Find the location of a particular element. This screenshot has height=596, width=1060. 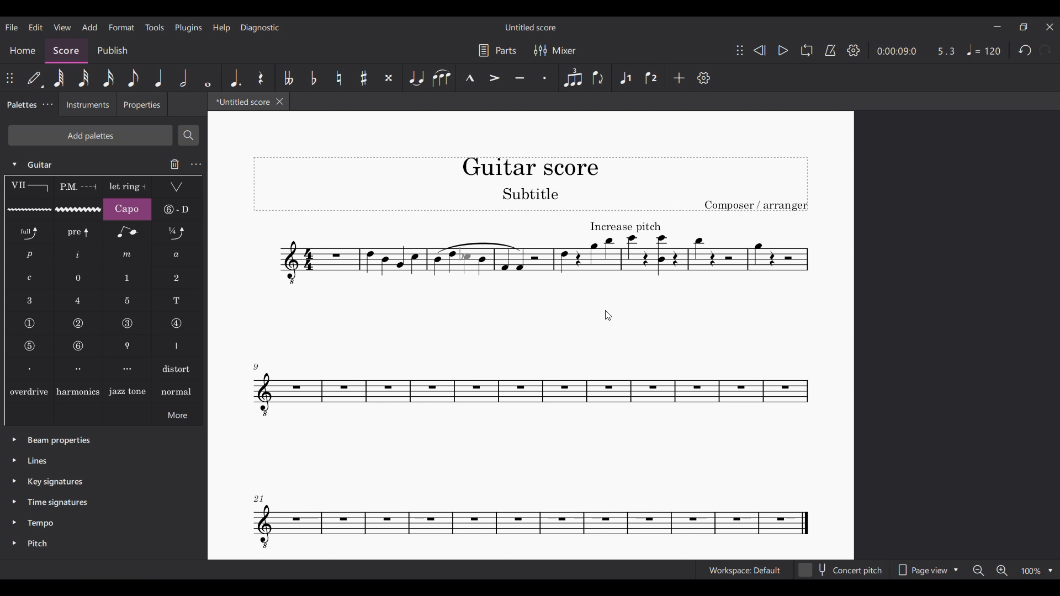

Key signatures palette is located at coordinates (55, 482).